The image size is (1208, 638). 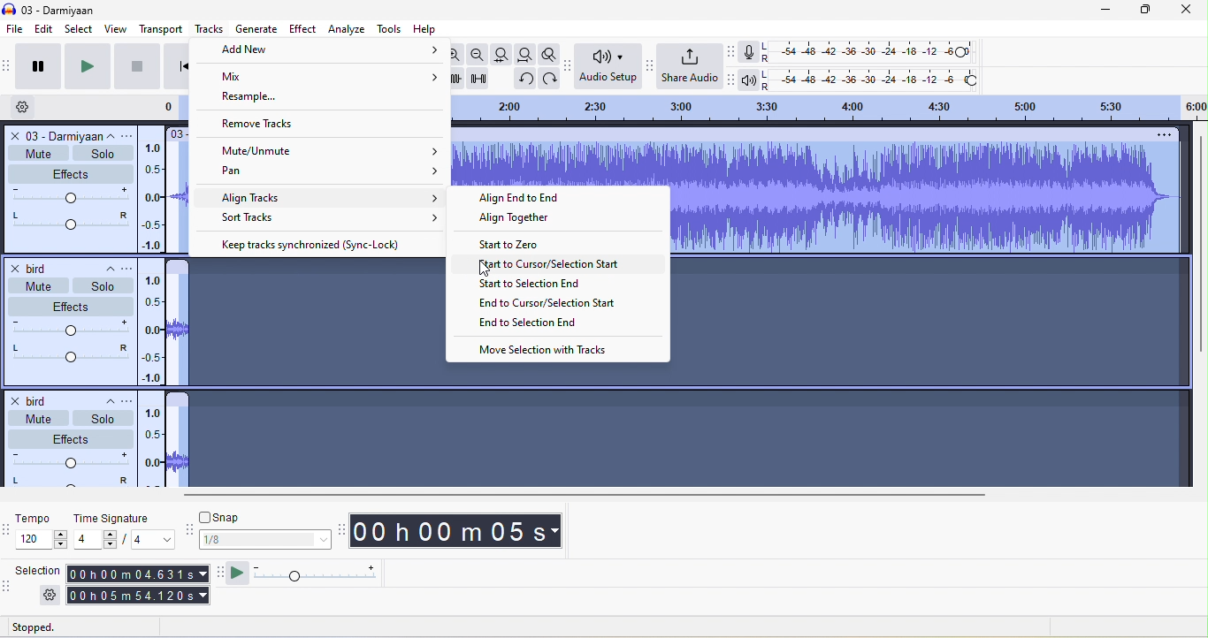 What do you see at coordinates (1095, 10) in the screenshot?
I see `minimize` at bounding box center [1095, 10].